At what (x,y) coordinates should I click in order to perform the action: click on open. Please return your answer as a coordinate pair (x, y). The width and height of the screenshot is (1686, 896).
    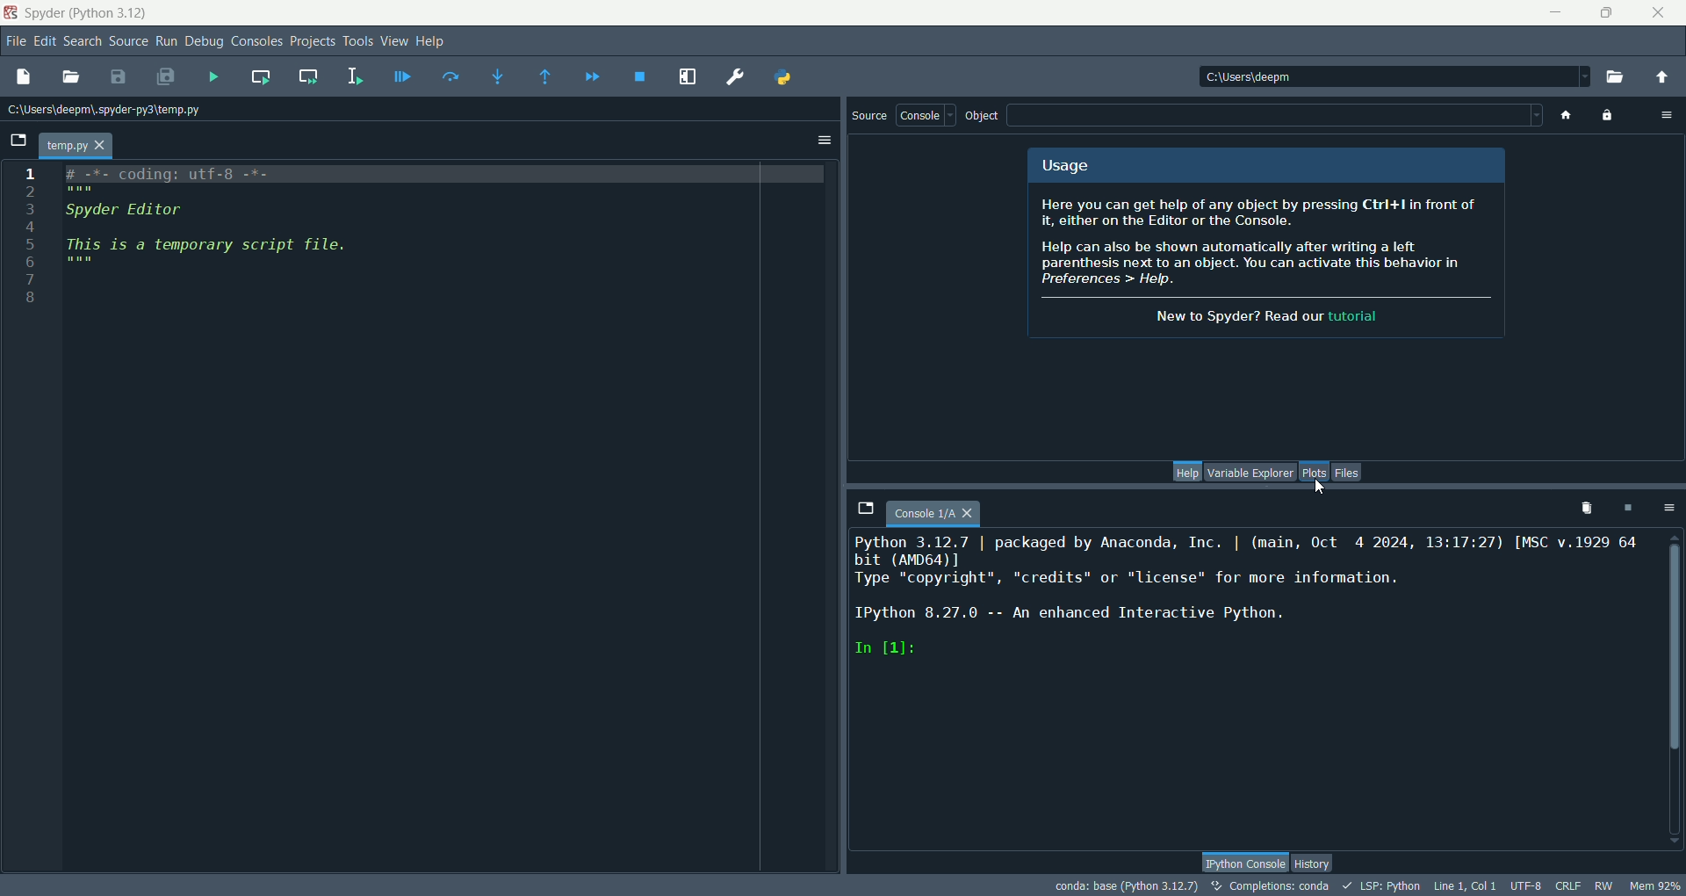
    Looking at the image, I should click on (67, 76).